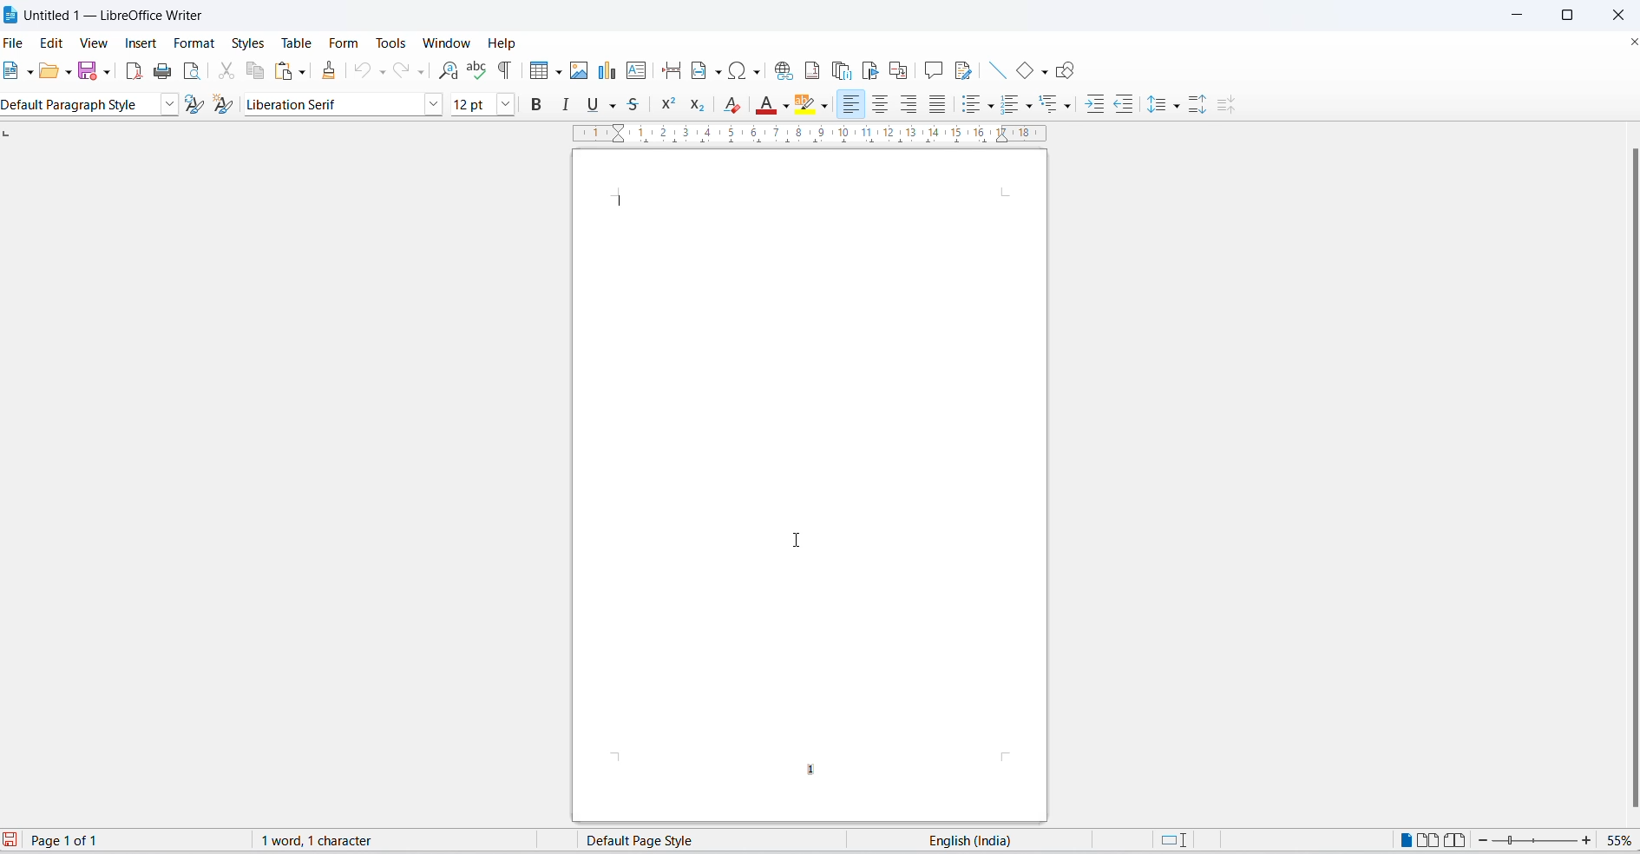 The width and height of the screenshot is (1640, 854). Describe the element at coordinates (54, 42) in the screenshot. I see `edit` at that location.